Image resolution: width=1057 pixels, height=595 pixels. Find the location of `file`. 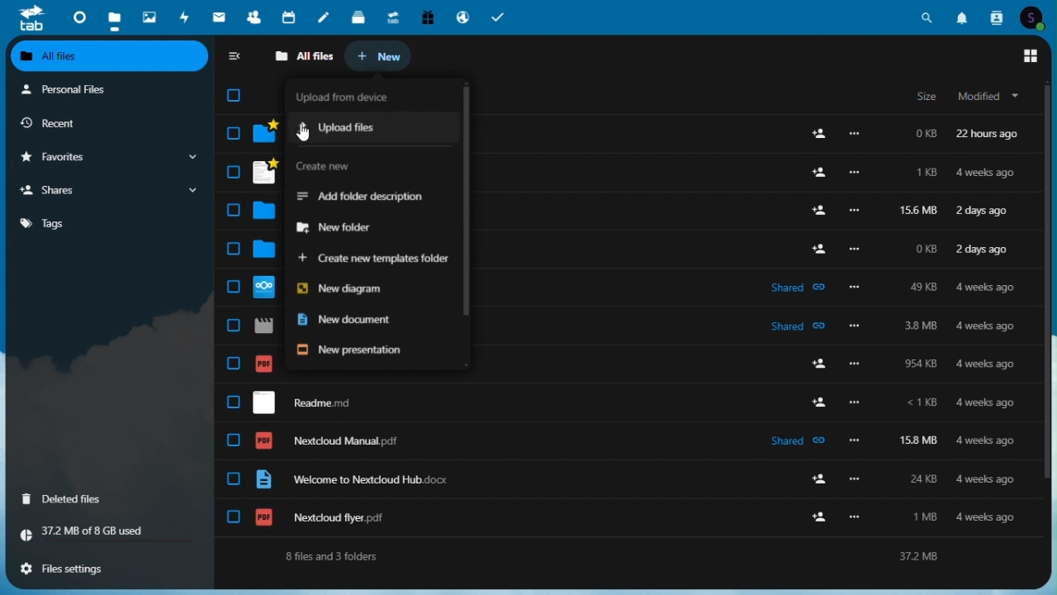

file is located at coordinates (264, 327).